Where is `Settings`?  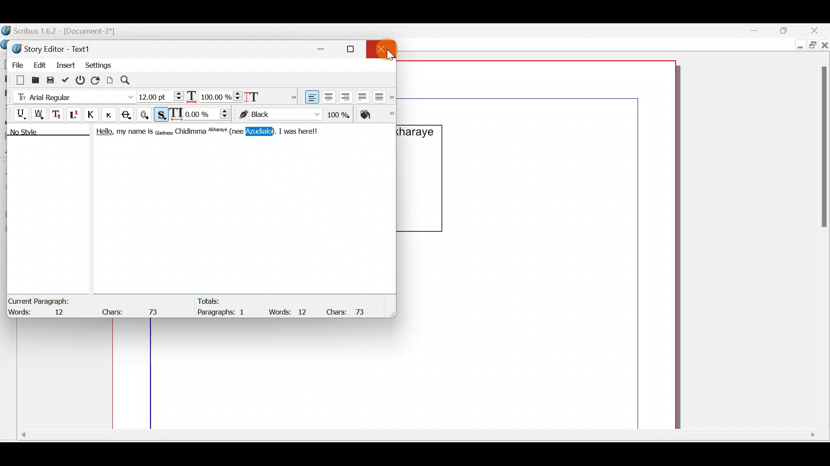 Settings is located at coordinates (98, 64).